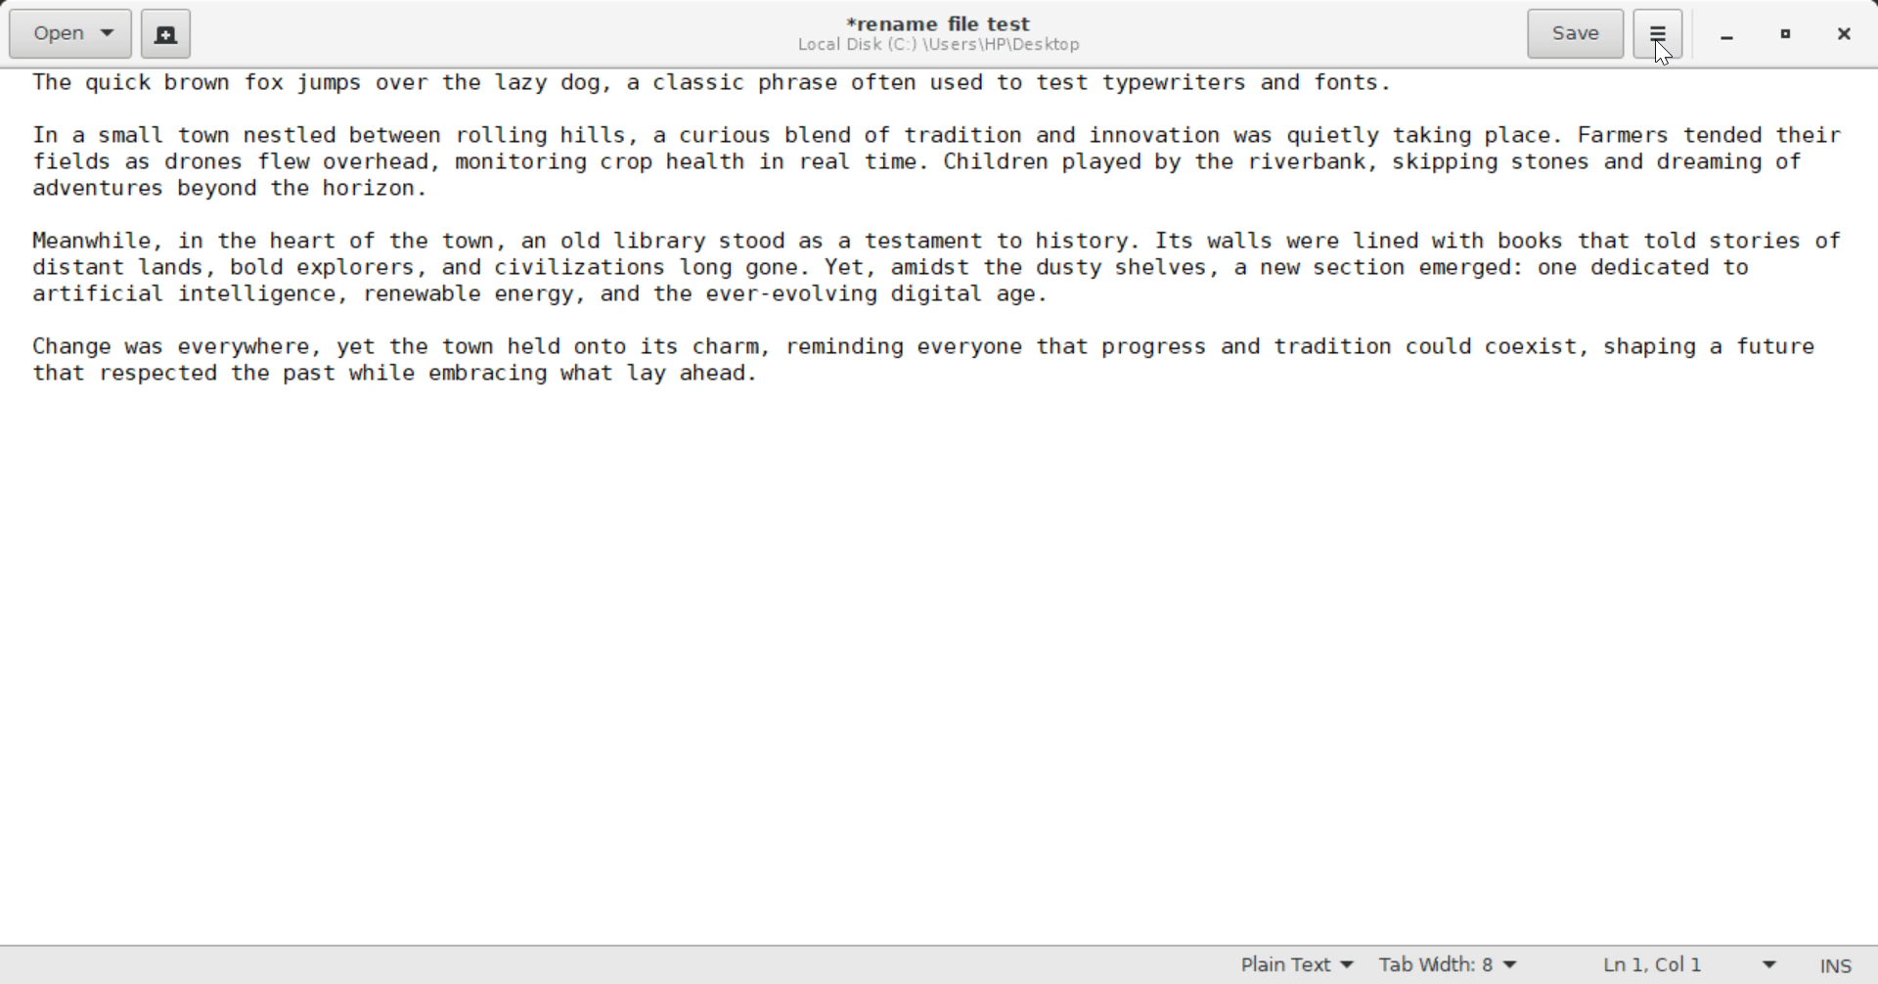 This screenshot has height=984, width=1878. I want to click on Tab Width, so click(1453, 963).